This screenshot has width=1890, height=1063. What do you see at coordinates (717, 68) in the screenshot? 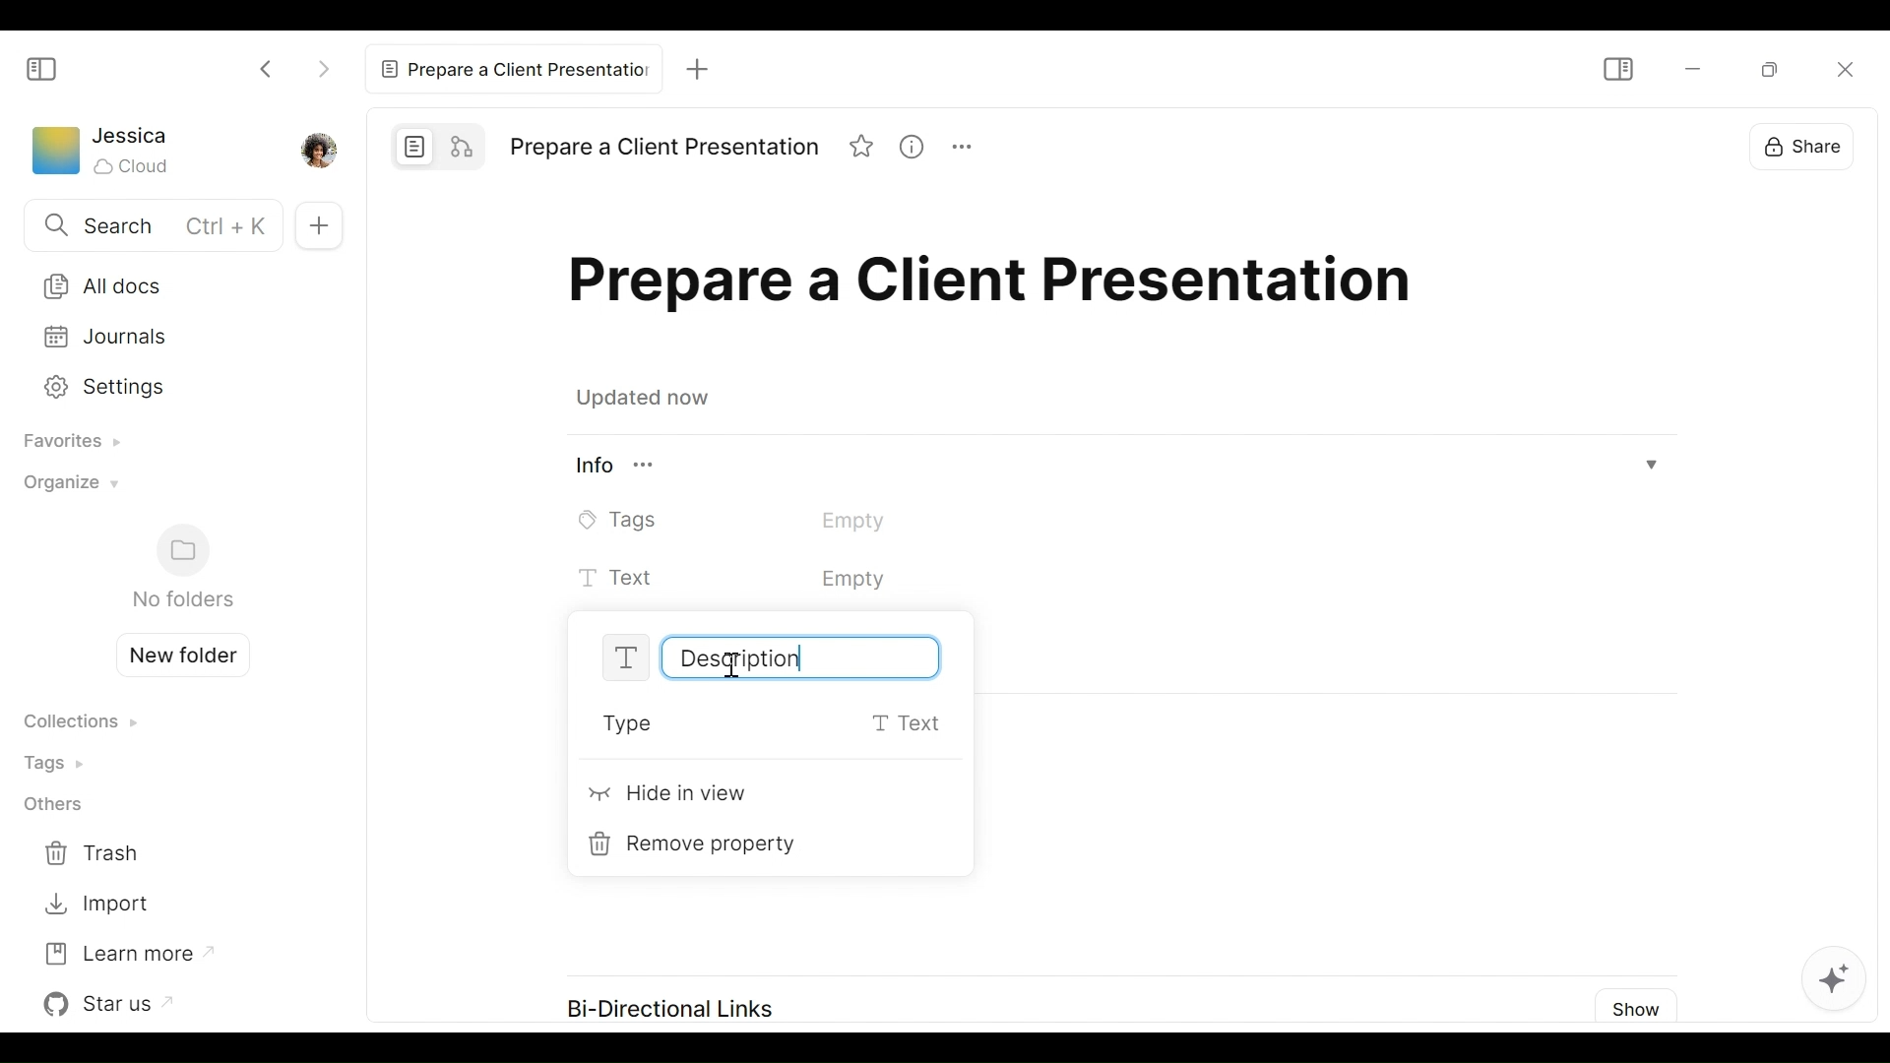
I see `New Tab` at bounding box center [717, 68].